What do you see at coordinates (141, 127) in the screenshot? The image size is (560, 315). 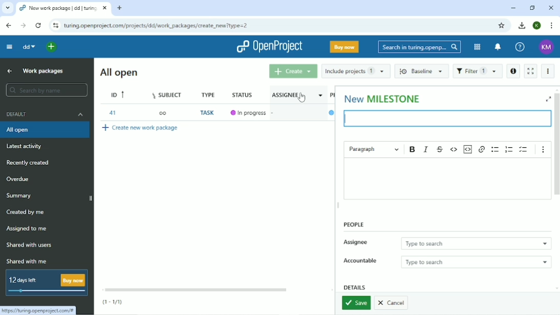 I see `Create new work package` at bounding box center [141, 127].